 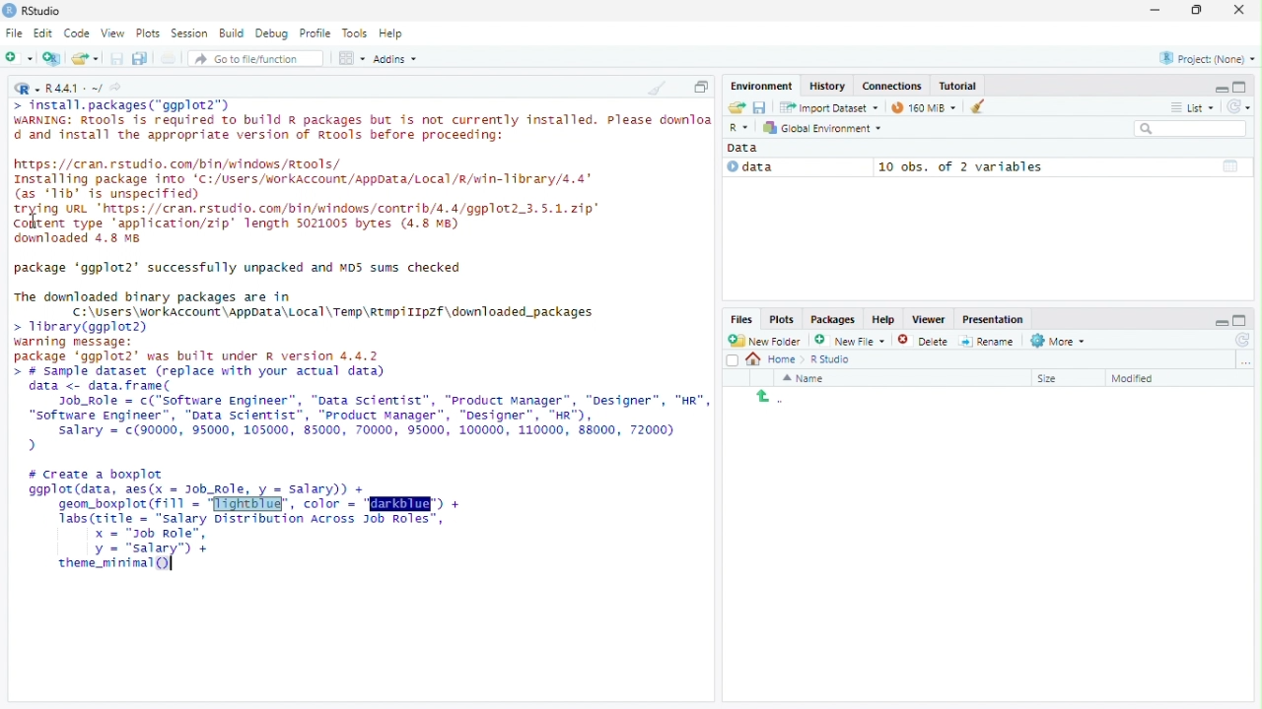 What do you see at coordinates (395, 58) in the screenshot?
I see `Addins` at bounding box center [395, 58].